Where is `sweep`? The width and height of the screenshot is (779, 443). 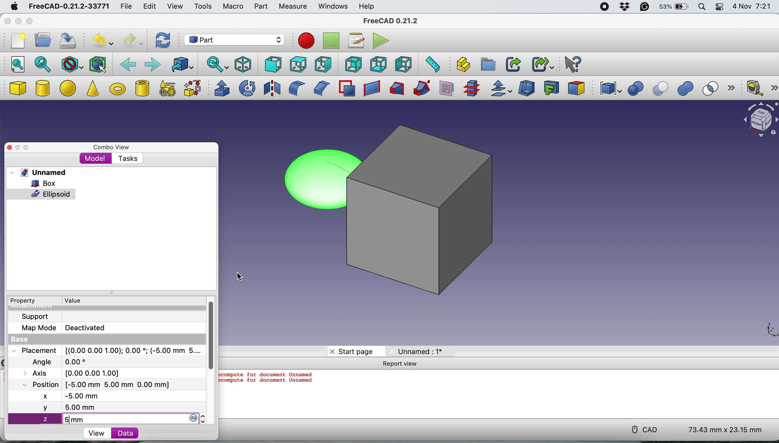
sweep is located at coordinates (419, 89).